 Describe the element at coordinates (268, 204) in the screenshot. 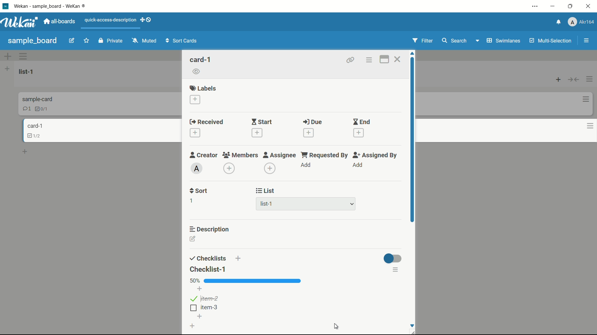

I see `list-1` at that location.